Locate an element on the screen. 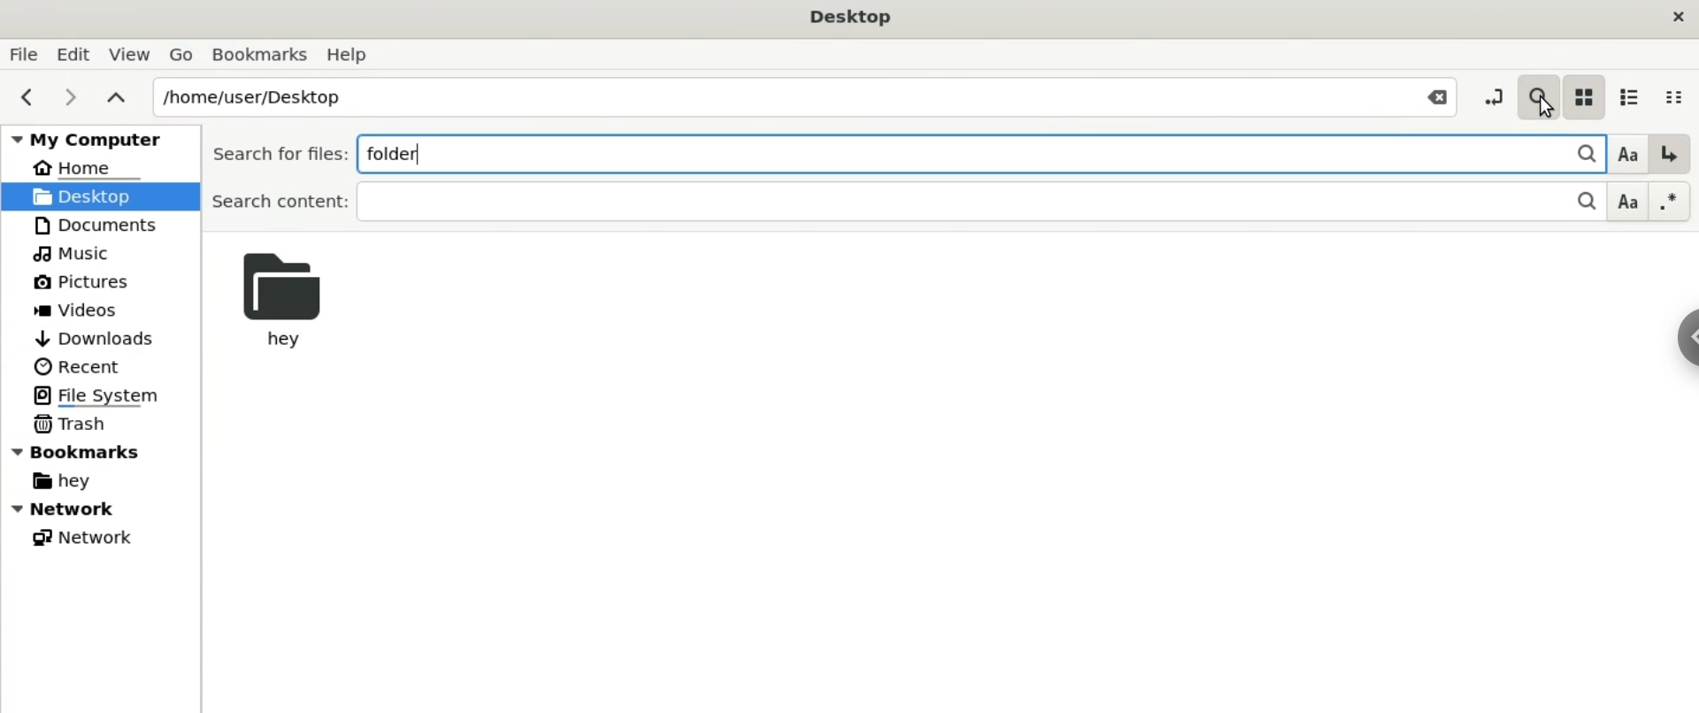 This screenshot has width=1699, height=713. Bookmarks is located at coordinates (261, 55).